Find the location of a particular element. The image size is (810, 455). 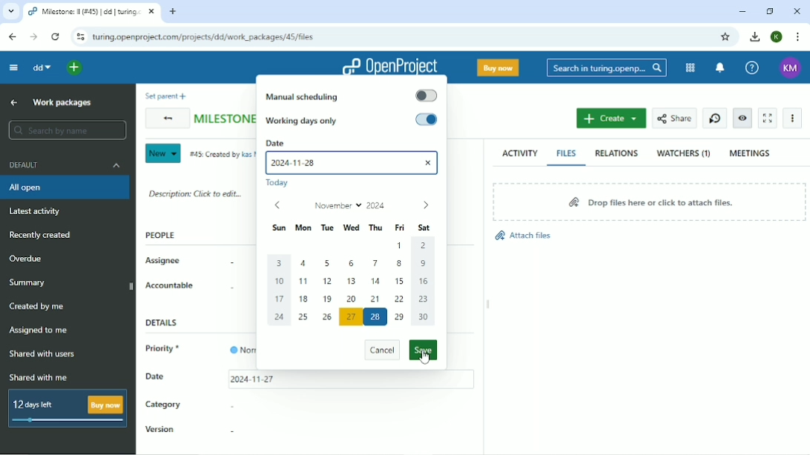

- is located at coordinates (231, 431).